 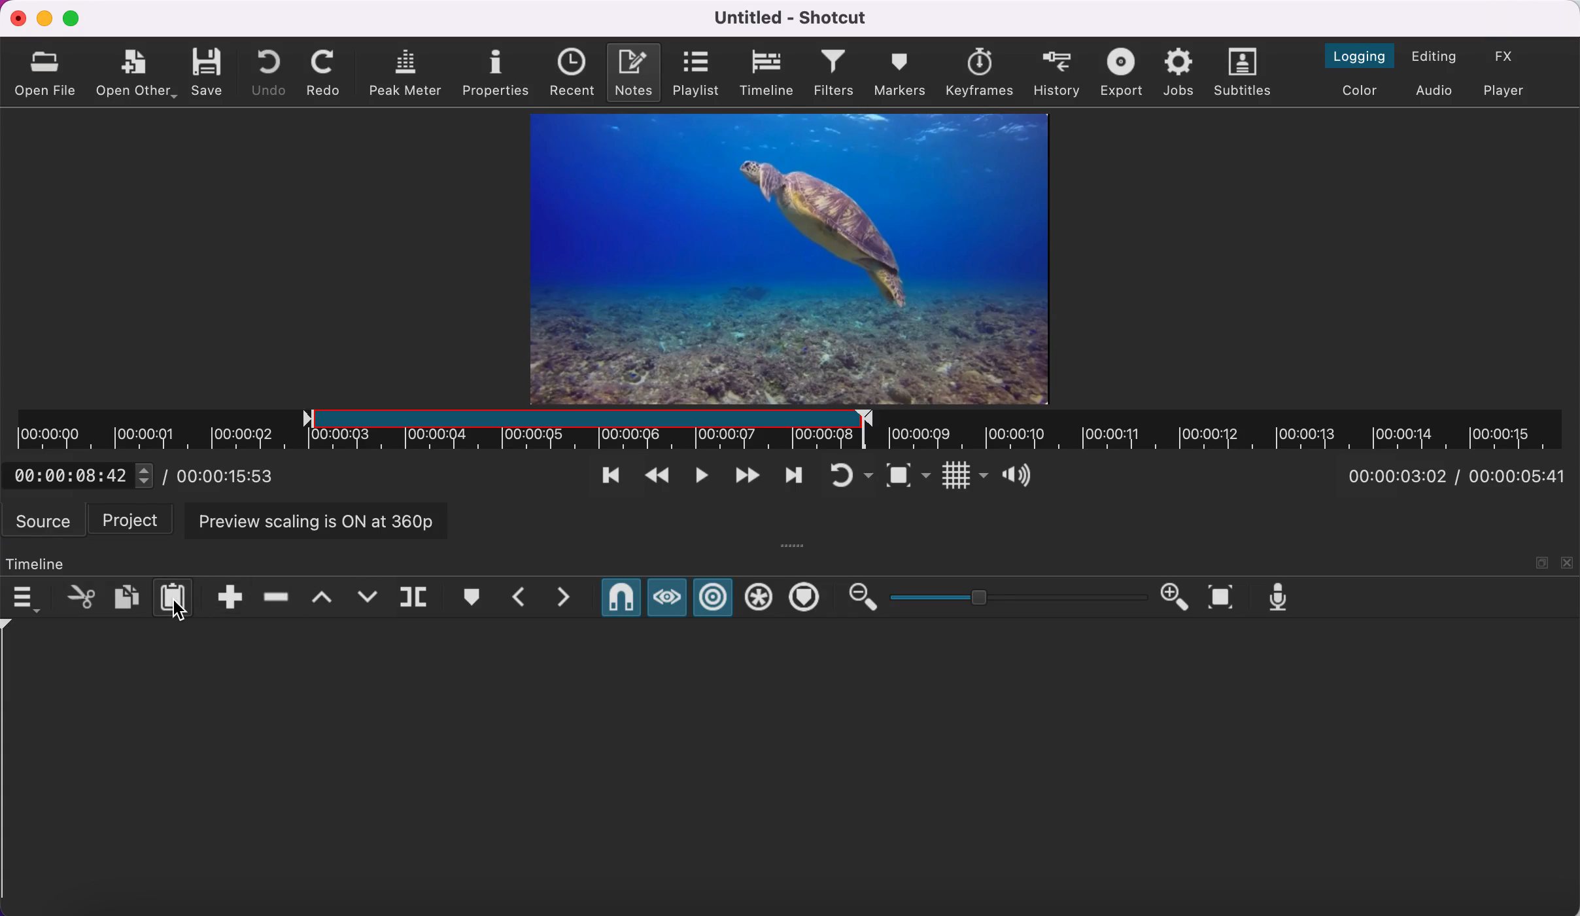 What do you see at coordinates (229, 596) in the screenshot?
I see `append` at bounding box center [229, 596].